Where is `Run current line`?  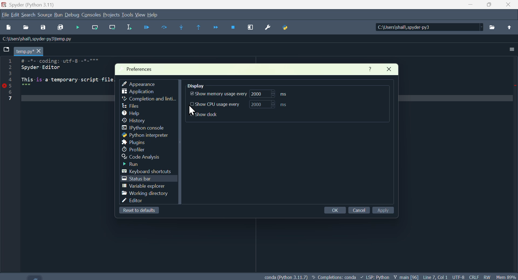 Run current line is located at coordinates (97, 28).